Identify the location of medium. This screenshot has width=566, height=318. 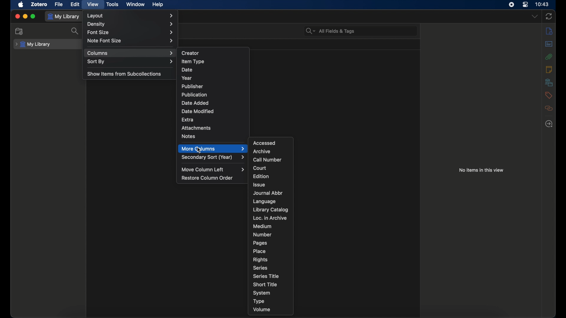
(262, 226).